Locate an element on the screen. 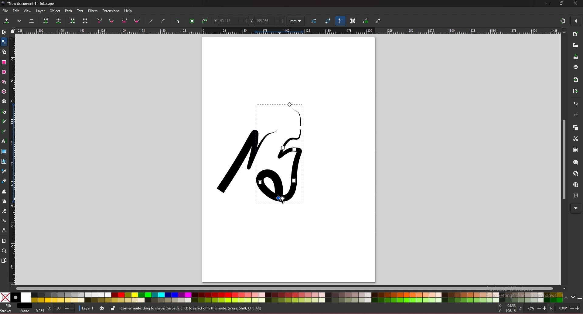 The height and width of the screenshot is (314, 583). cut is located at coordinates (576, 138).